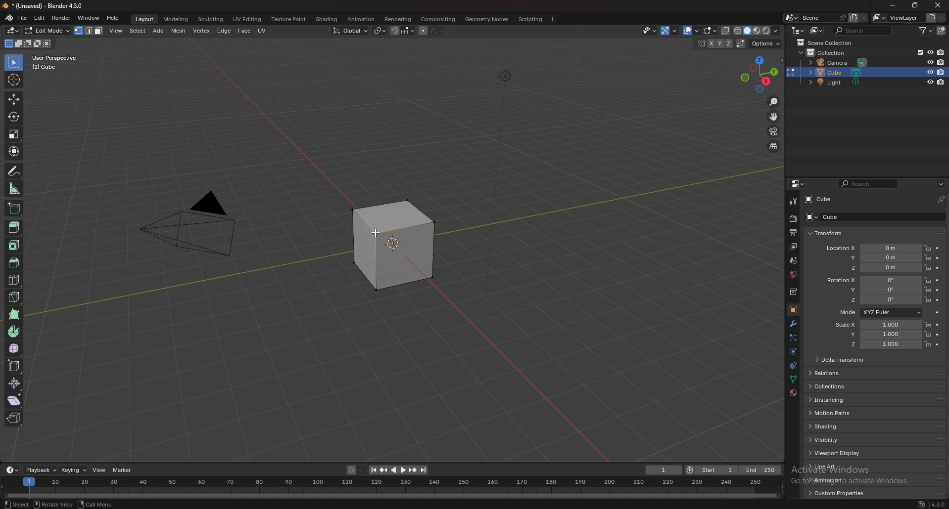 The image size is (949, 509). What do you see at coordinates (793, 292) in the screenshot?
I see `collection` at bounding box center [793, 292].